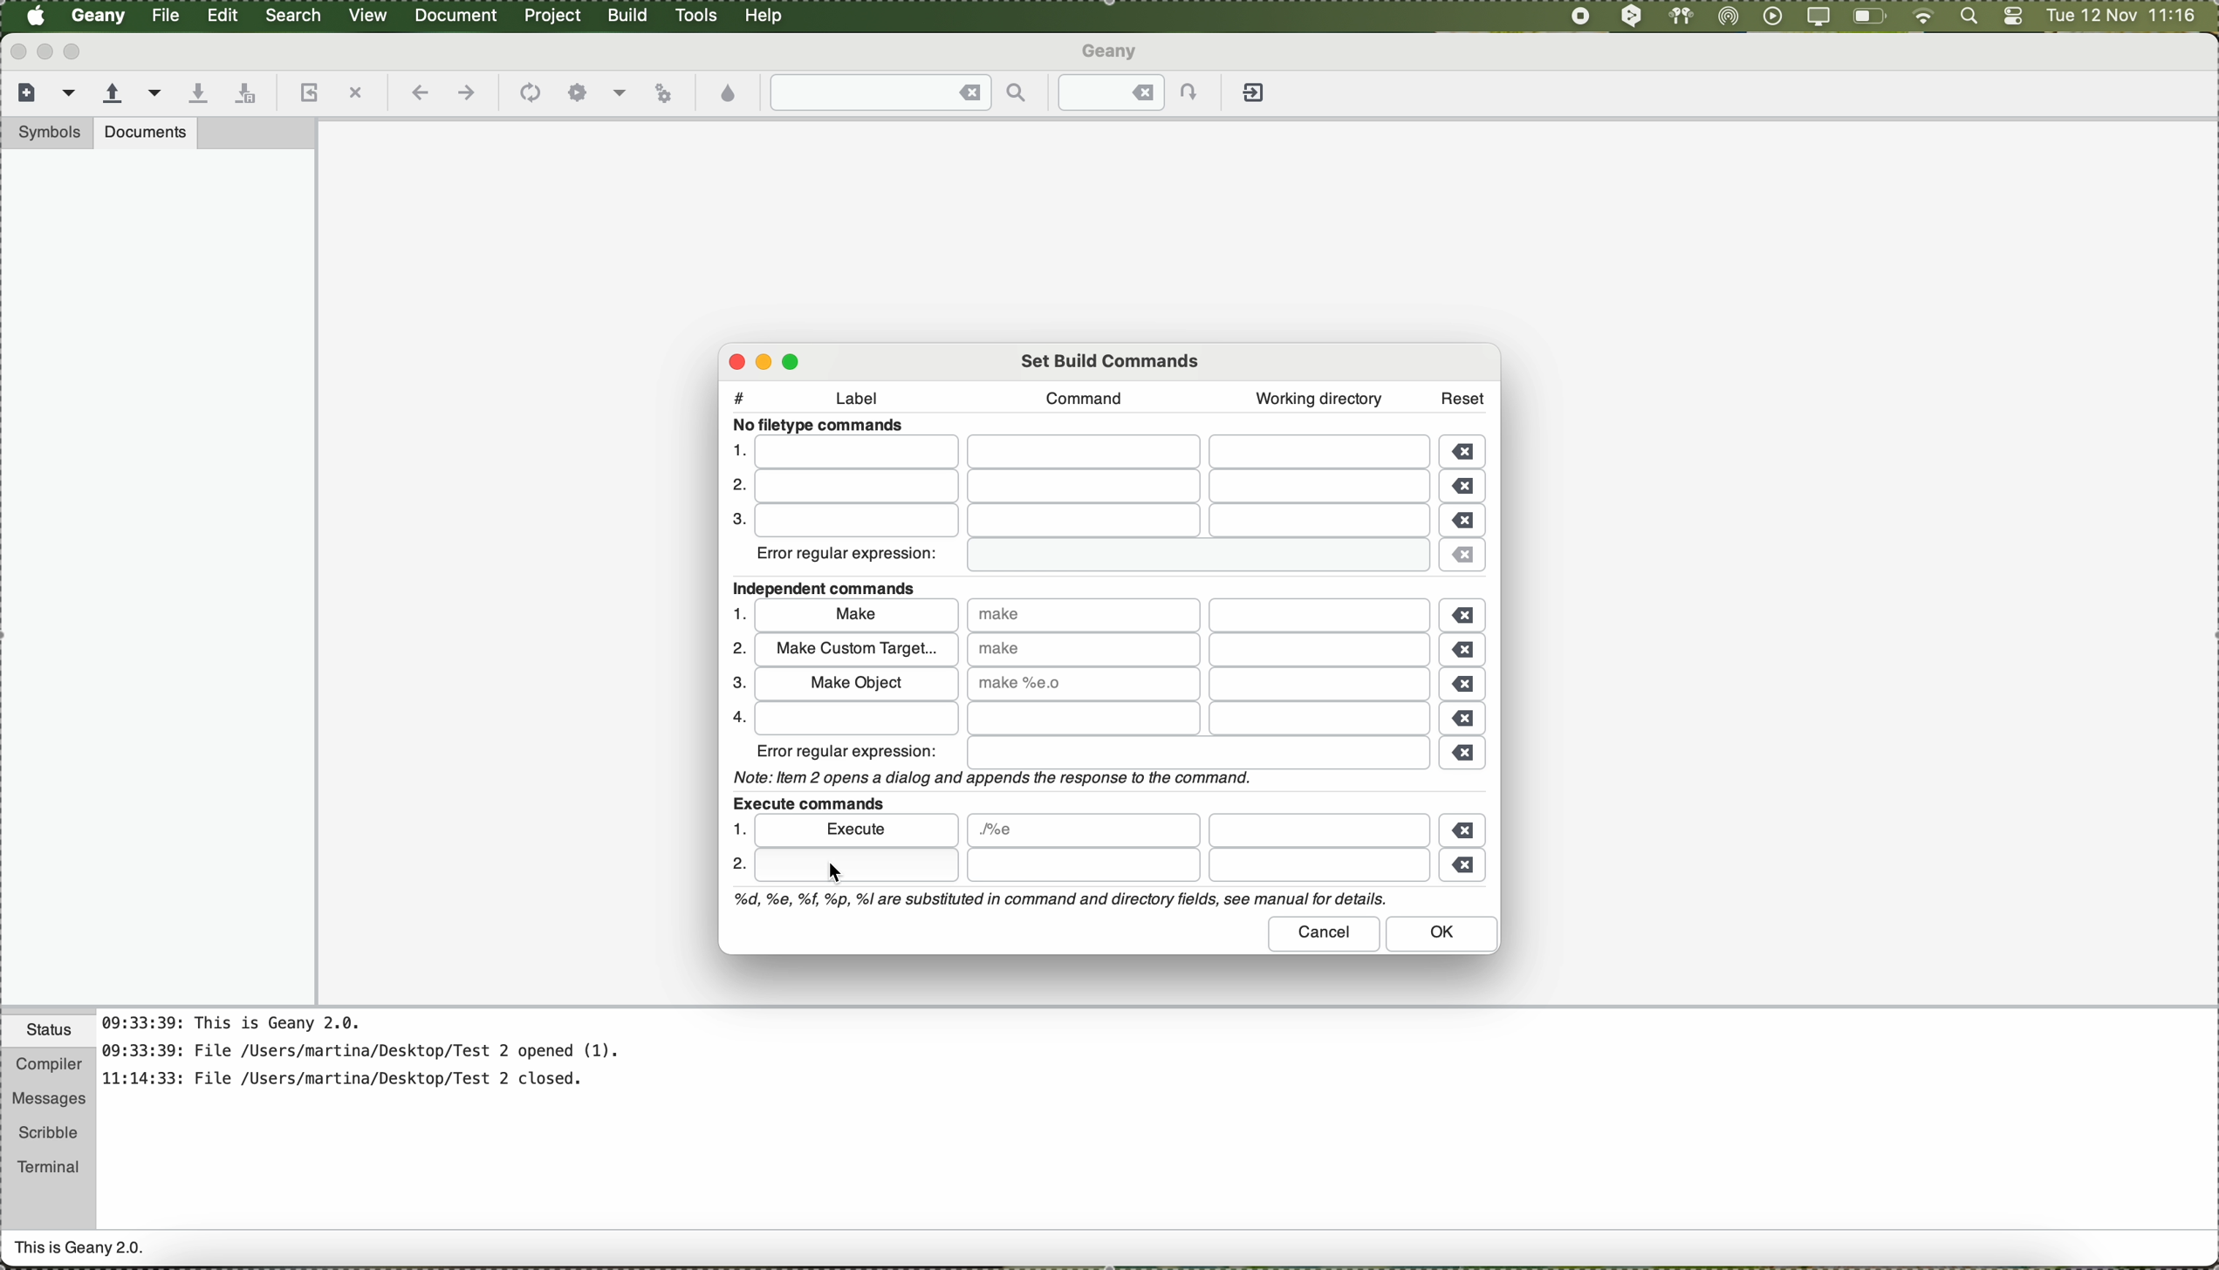 This screenshot has width=2219, height=1270. What do you see at coordinates (551, 16) in the screenshot?
I see `project` at bounding box center [551, 16].